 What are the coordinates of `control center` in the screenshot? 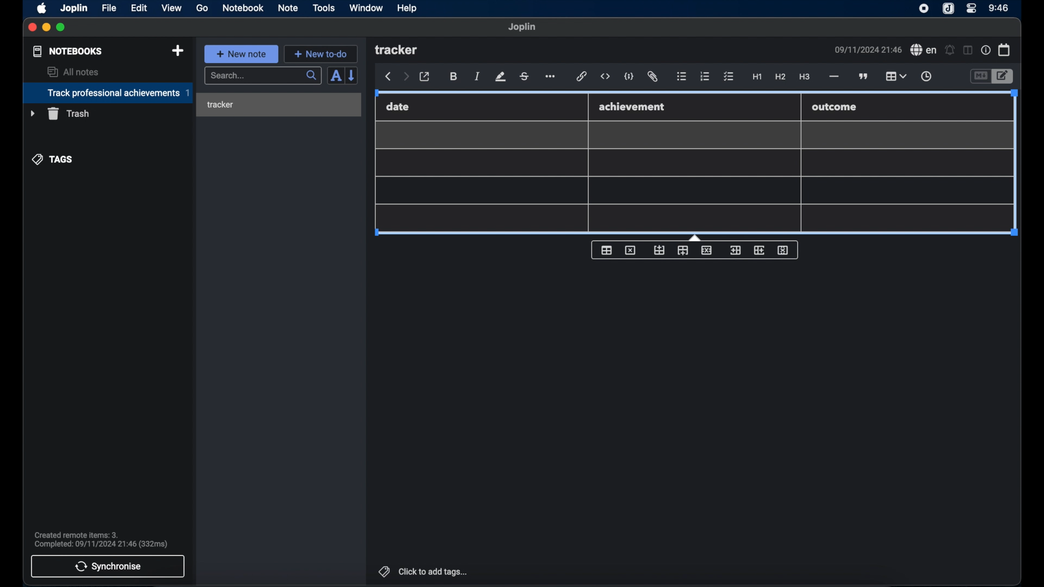 It's located at (972, 9).